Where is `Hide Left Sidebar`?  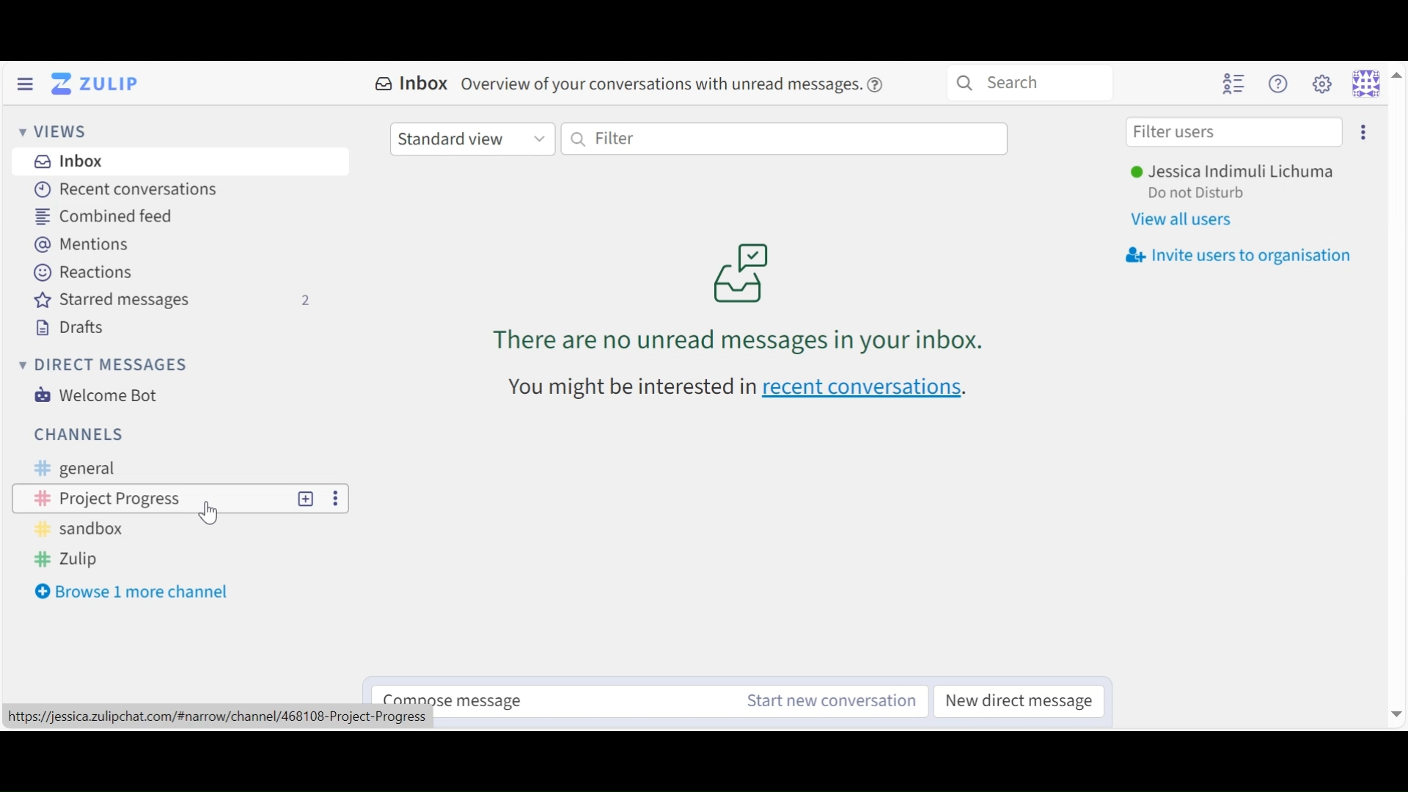 Hide Left Sidebar is located at coordinates (23, 84).